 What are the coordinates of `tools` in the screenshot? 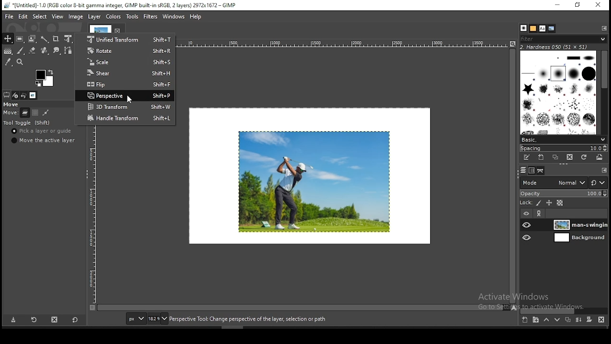 It's located at (132, 15).